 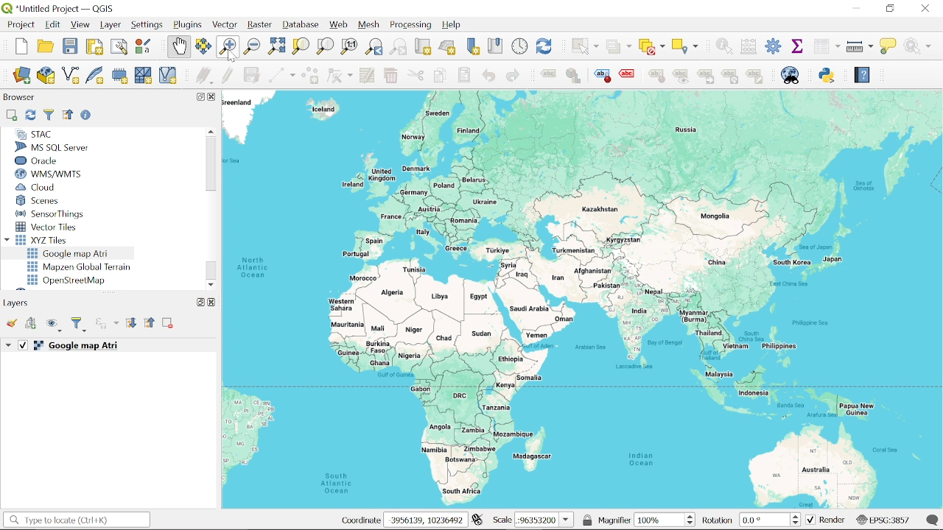 What do you see at coordinates (197, 302) in the screenshot?
I see `Restore down` at bounding box center [197, 302].